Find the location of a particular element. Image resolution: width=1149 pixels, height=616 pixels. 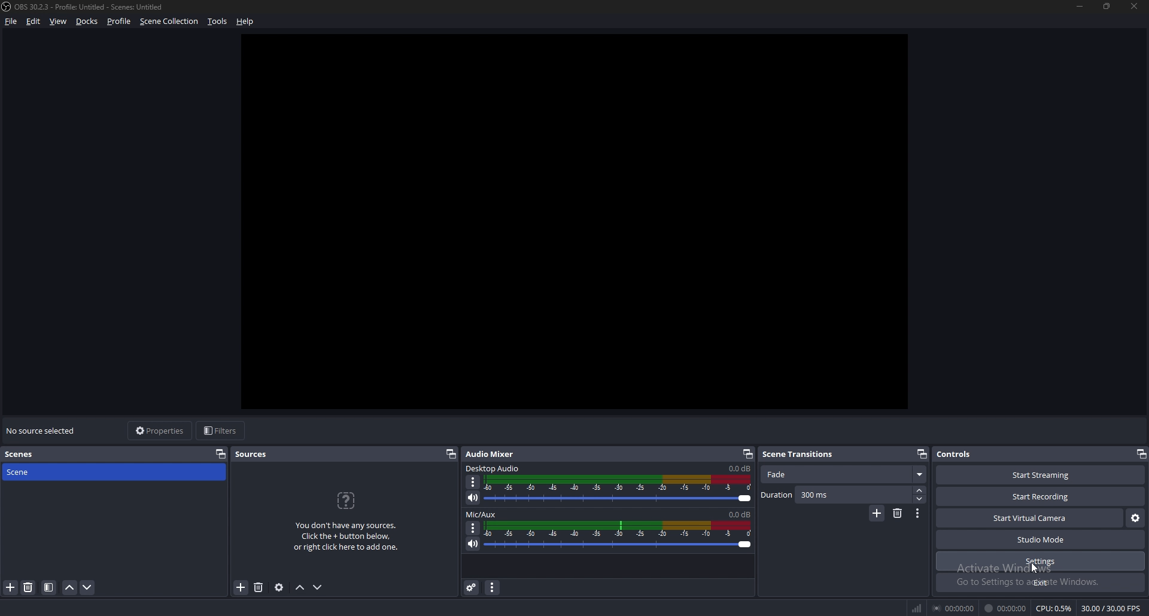

minimize is located at coordinates (1080, 5).